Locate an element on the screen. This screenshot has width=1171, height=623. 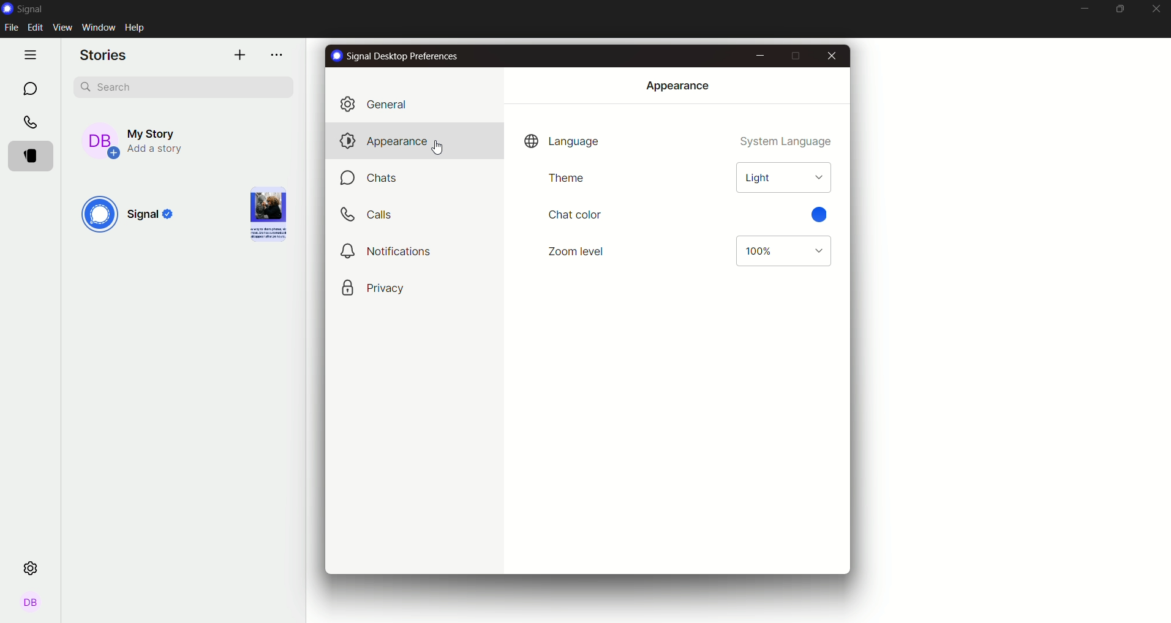
help is located at coordinates (138, 27).